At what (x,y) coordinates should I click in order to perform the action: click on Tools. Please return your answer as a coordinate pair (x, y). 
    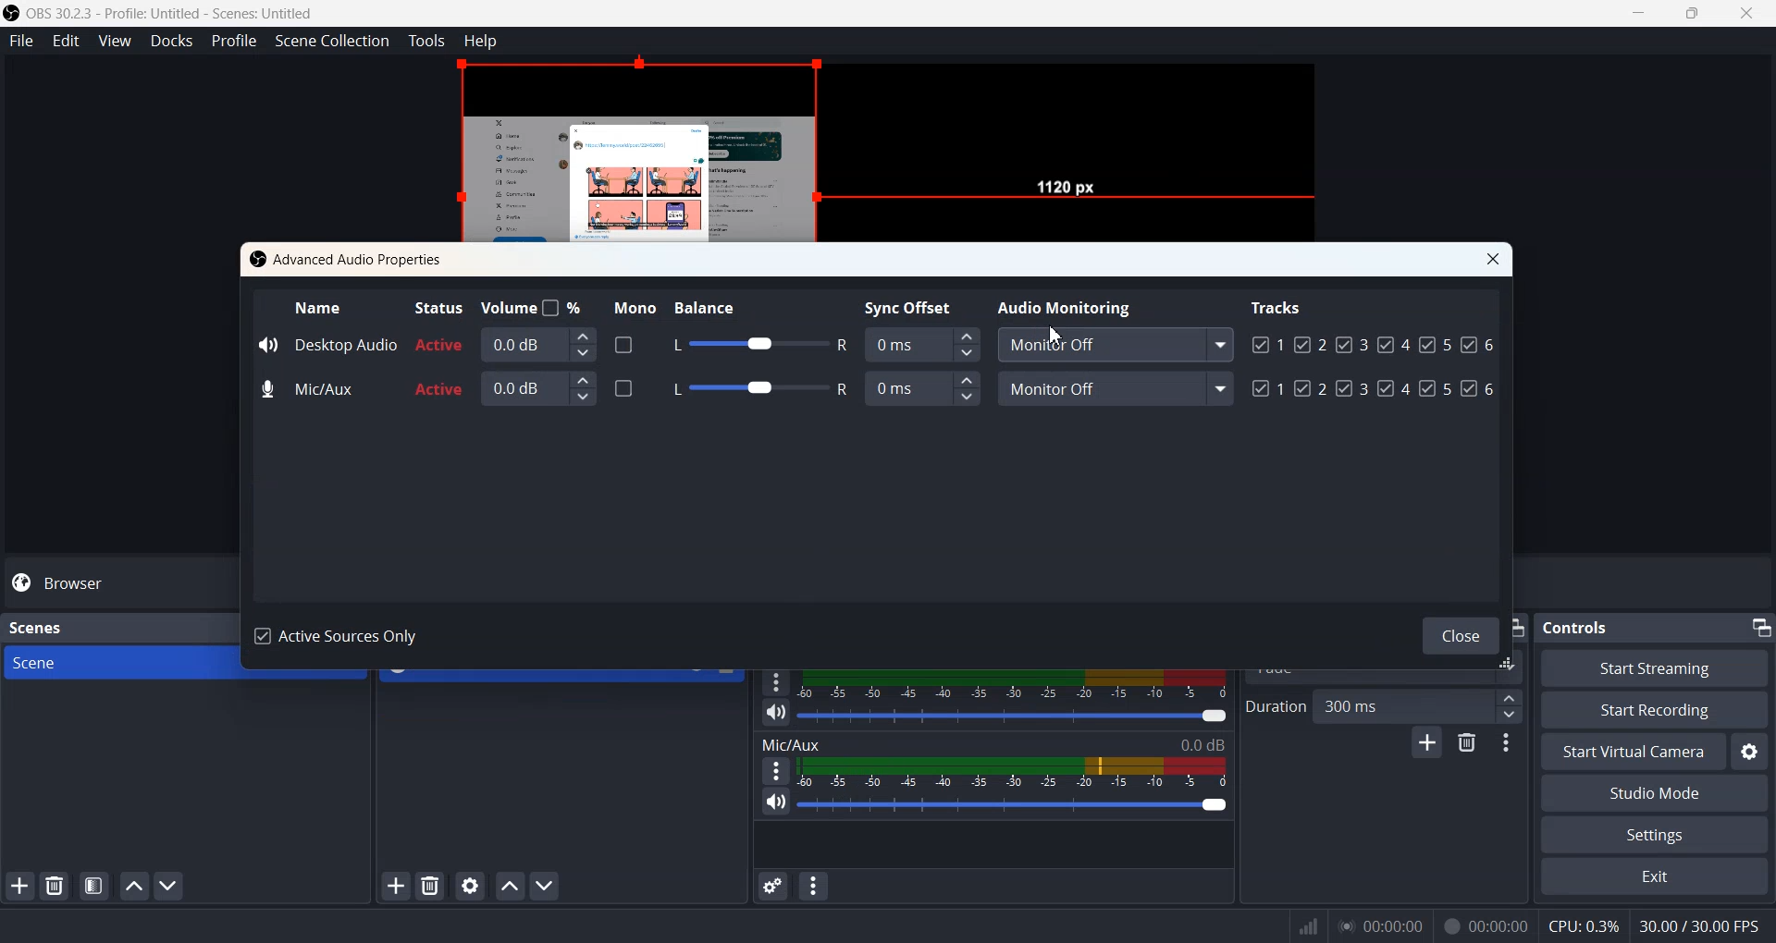
    Looking at the image, I should click on (427, 41).